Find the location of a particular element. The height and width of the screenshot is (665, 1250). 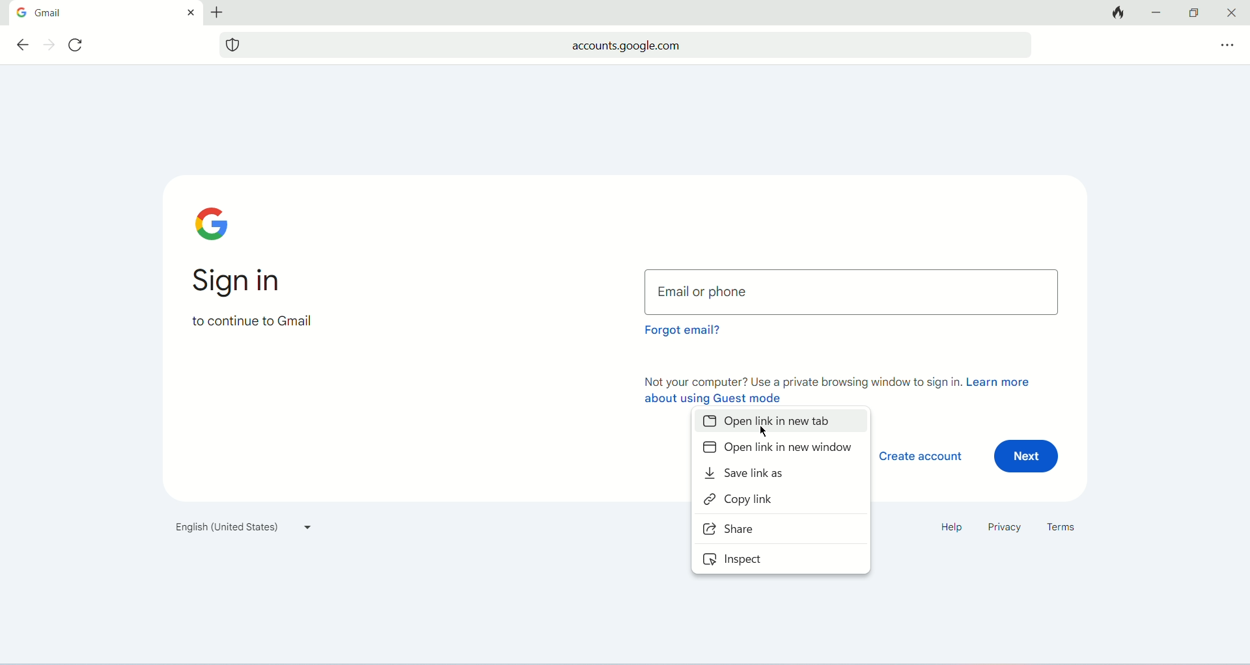

language is located at coordinates (240, 530).